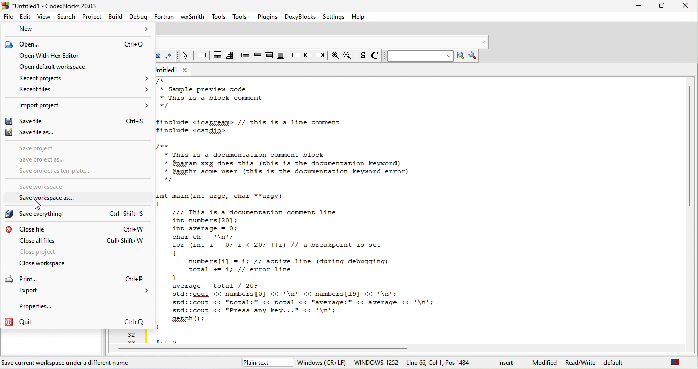 The height and width of the screenshot is (369, 698). I want to click on counting loop, so click(268, 55).